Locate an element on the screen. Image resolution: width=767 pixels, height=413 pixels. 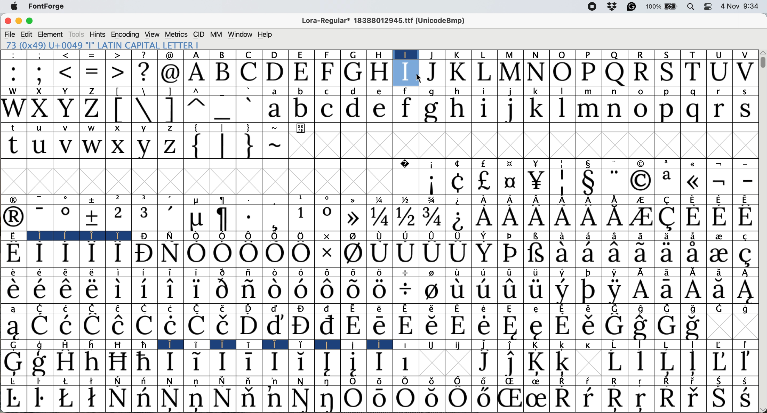
symbol is located at coordinates (641, 163).